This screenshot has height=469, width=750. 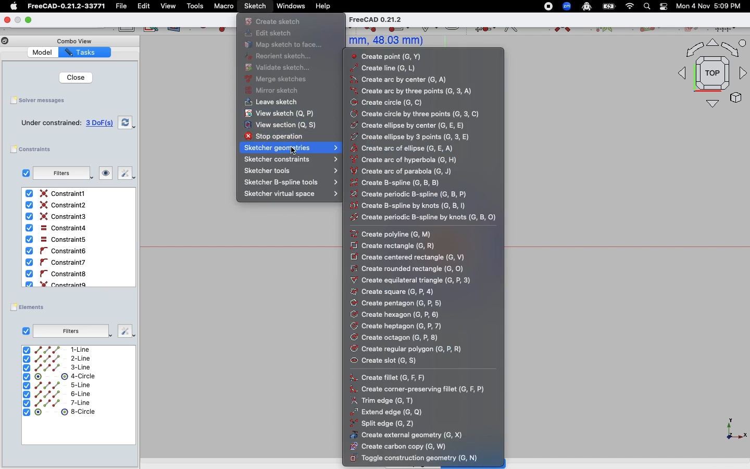 I want to click on 4 Create polyline (G, M), so click(x=398, y=233).